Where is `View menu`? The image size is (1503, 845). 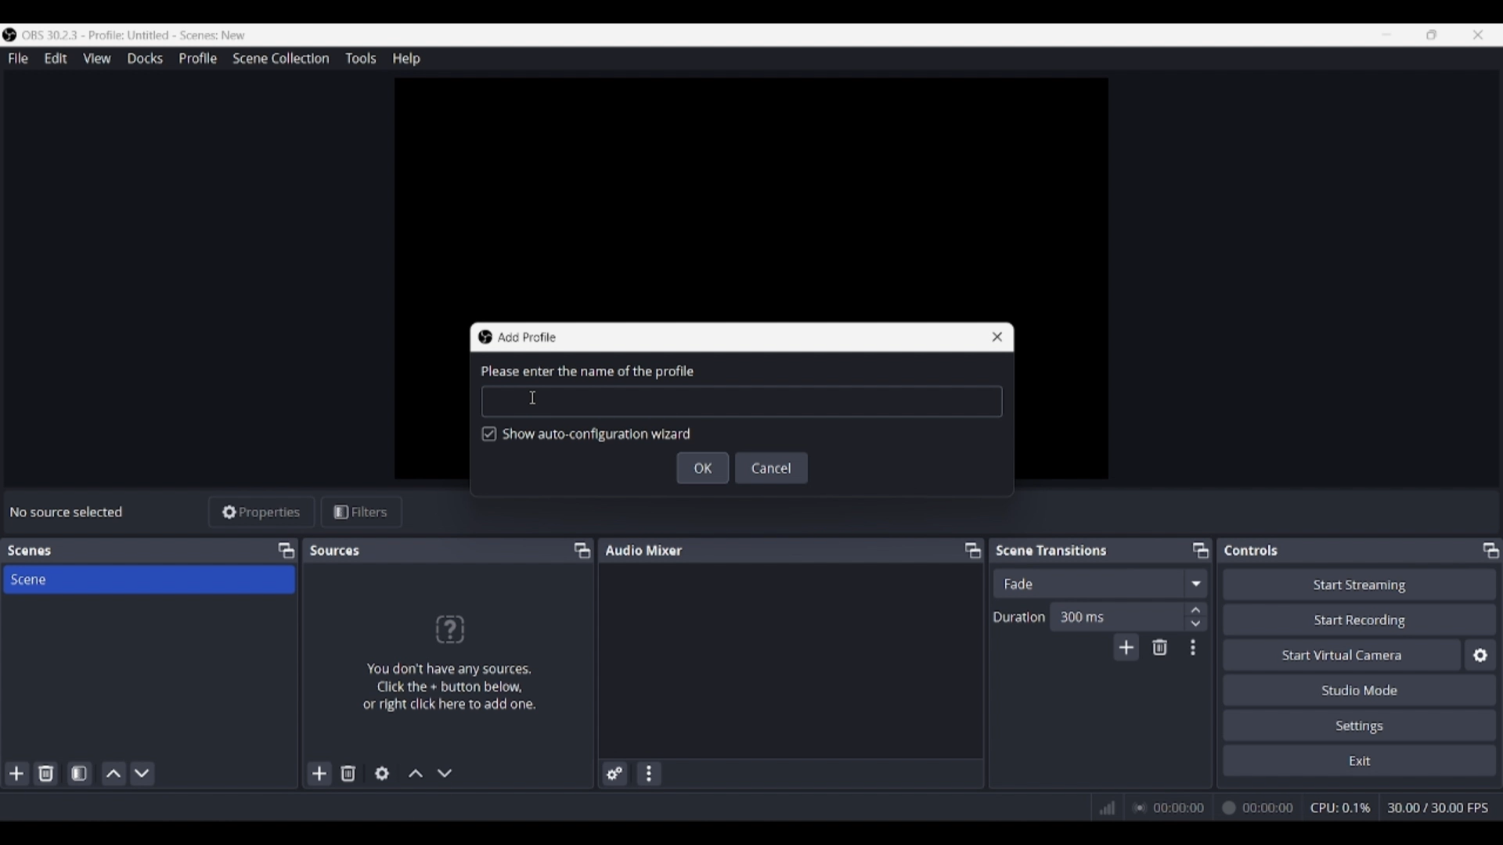
View menu is located at coordinates (97, 58).